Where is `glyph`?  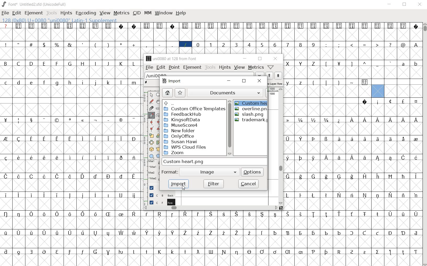
glyph is located at coordinates (31, 44).